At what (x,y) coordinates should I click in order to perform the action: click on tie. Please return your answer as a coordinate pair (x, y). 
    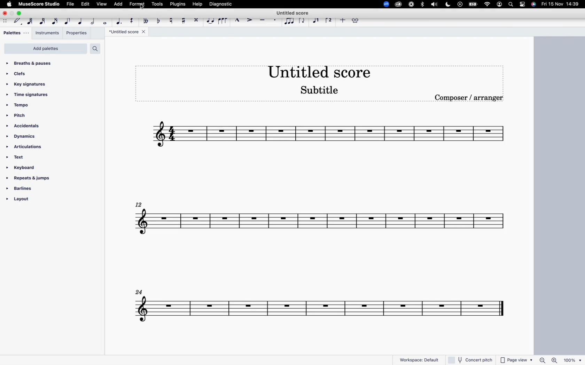
    Looking at the image, I should click on (210, 22).